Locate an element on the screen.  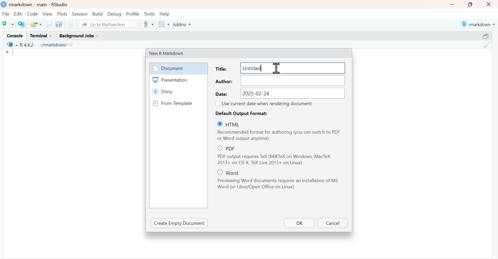
Document is located at coordinates (178, 68).